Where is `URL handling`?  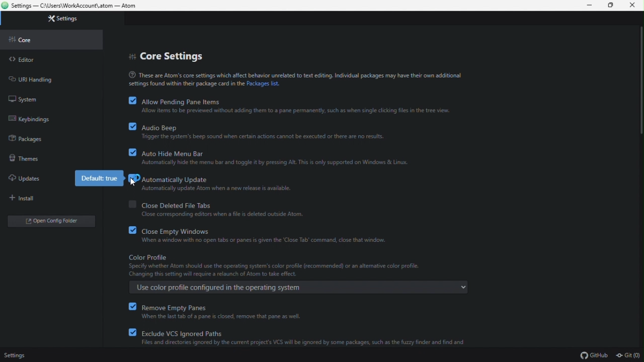 URL handling is located at coordinates (31, 79).